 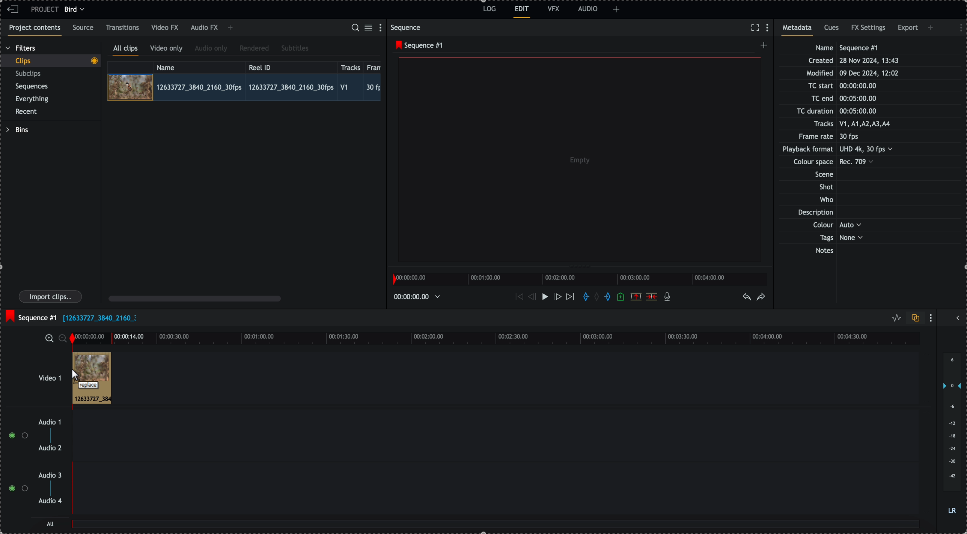 I want to click on add panel, so click(x=616, y=9).